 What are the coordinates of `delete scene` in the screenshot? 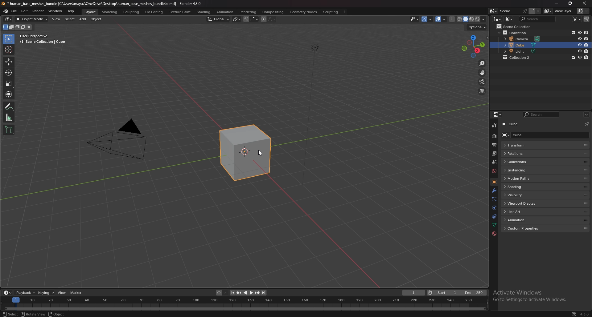 It's located at (538, 11).